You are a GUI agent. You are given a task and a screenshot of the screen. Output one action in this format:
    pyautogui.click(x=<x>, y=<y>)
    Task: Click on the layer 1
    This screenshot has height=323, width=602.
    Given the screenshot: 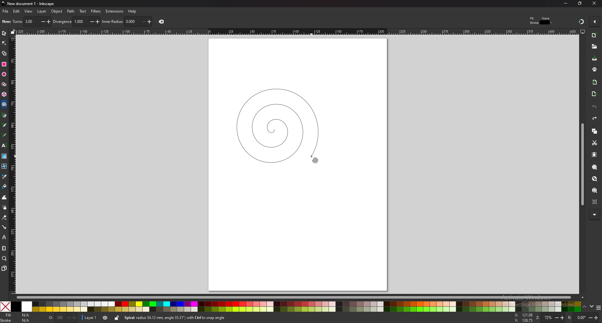 What is the action you would take?
    pyautogui.click(x=90, y=318)
    